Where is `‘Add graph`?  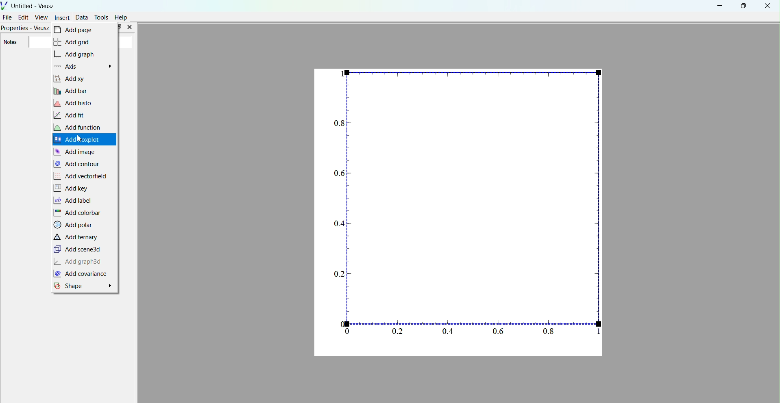 ‘Add graph is located at coordinates (79, 54).